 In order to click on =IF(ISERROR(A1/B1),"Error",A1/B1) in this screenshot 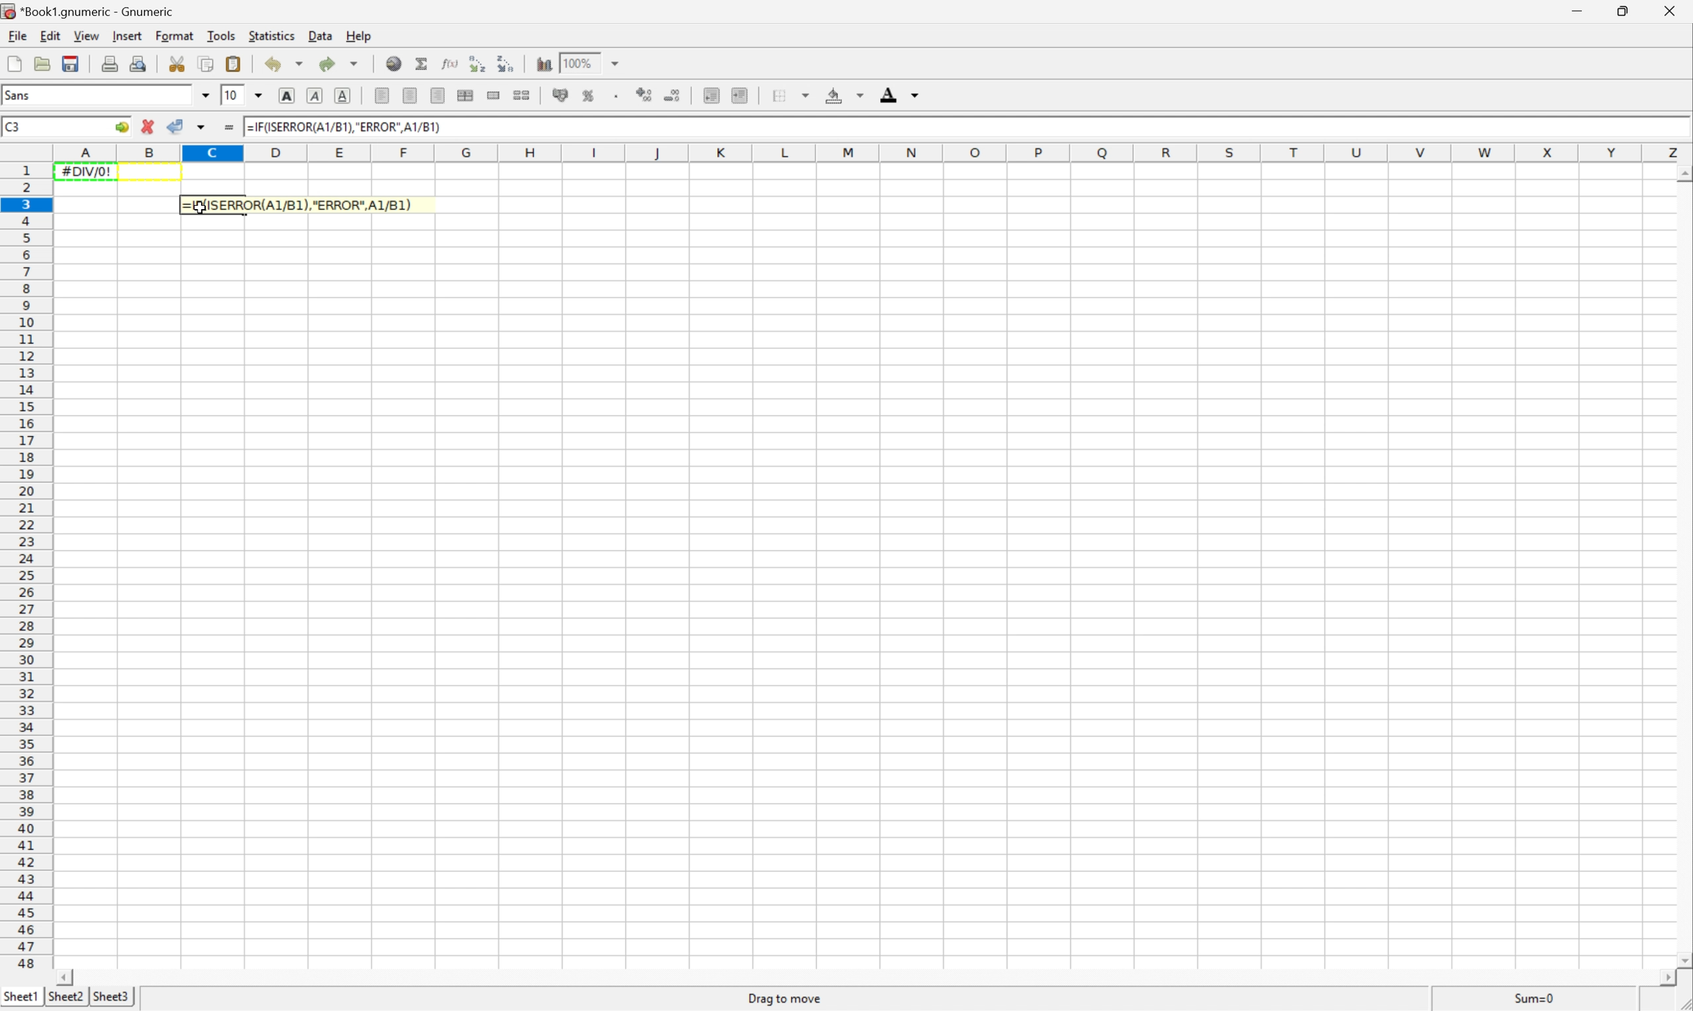, I will do `click(344, 127)`.